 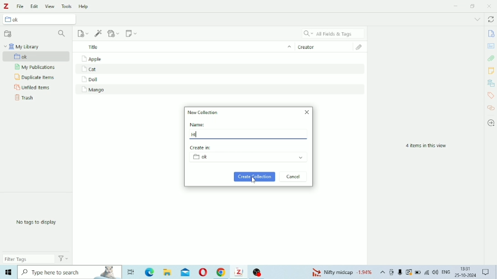 What do you see at coordinates (341, 272) in the screenshot?
I see `Nifty midcap -1.94%` at bounding box center [341, 272].